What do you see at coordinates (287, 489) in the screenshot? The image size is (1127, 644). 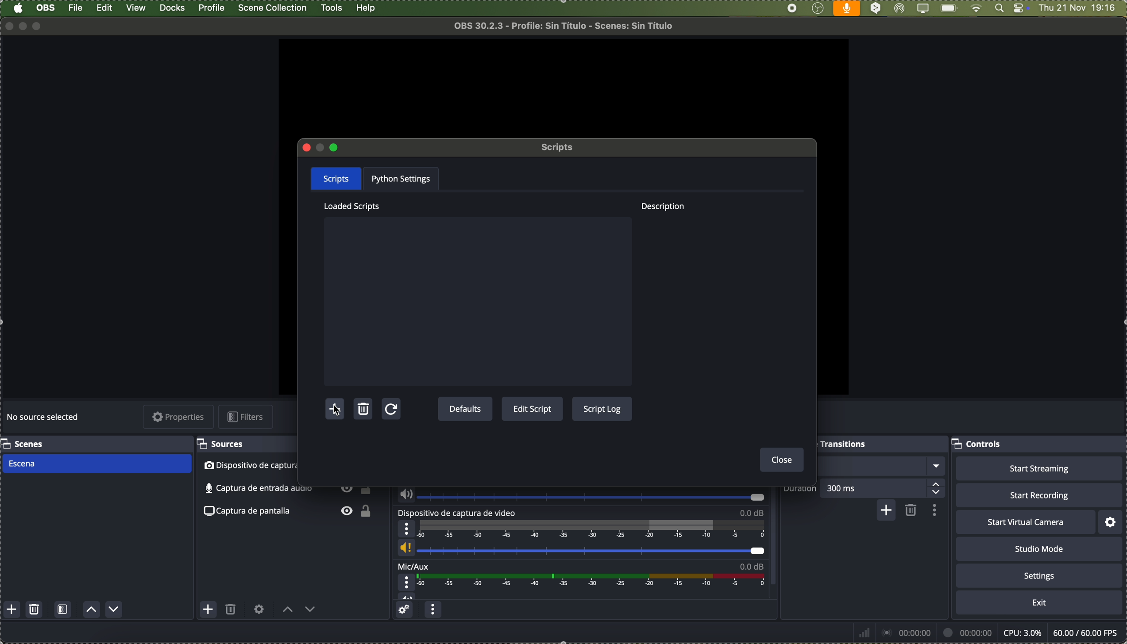 I see `audio input capture` at bounding box center [287, 489].